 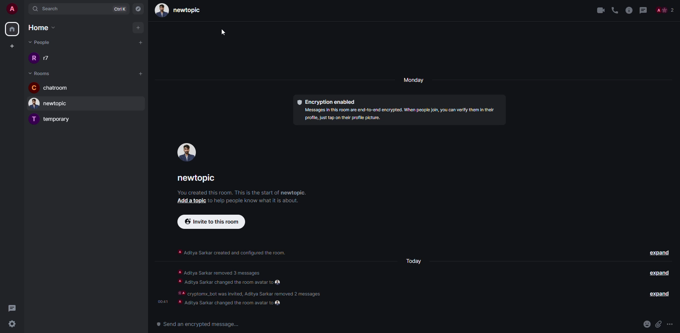 What do you see at coordinates (232, 303) in the screenshot?
I see `avatar changed` at bounding box center [232, 303].